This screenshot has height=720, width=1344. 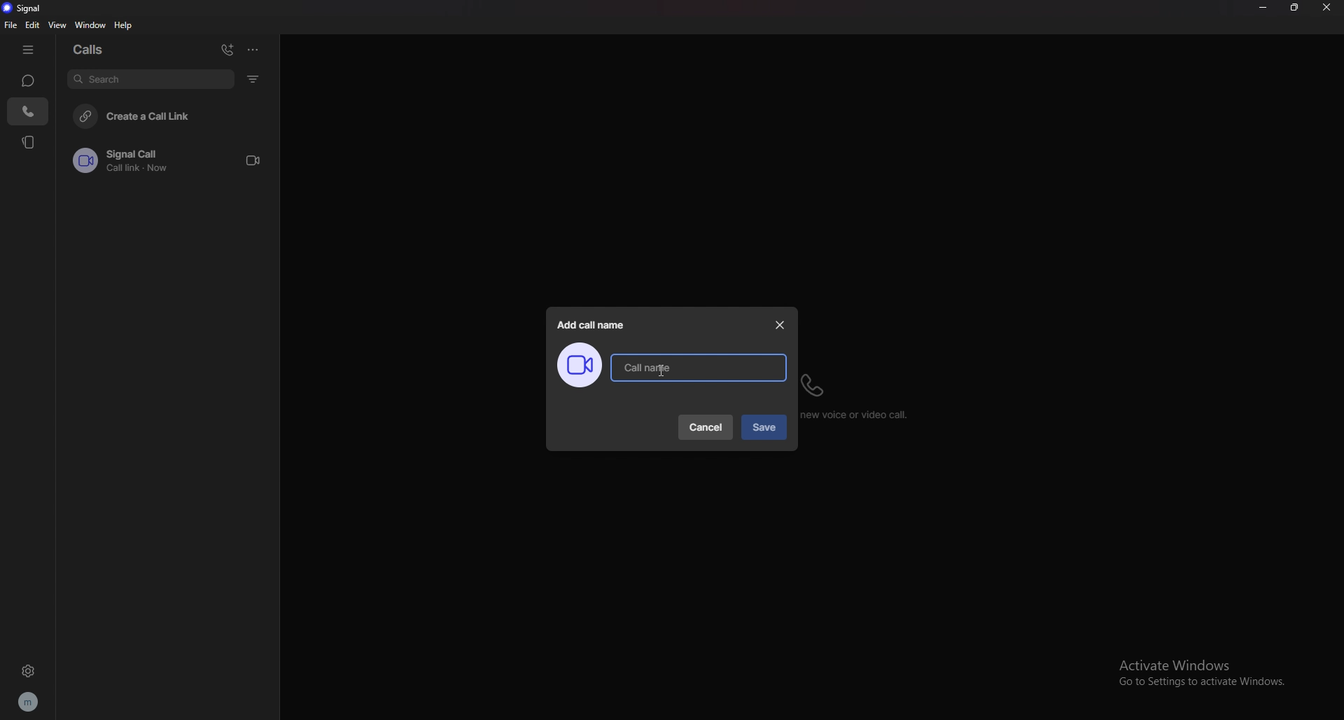 I want to click on resize, so click(x=1294, y=8).